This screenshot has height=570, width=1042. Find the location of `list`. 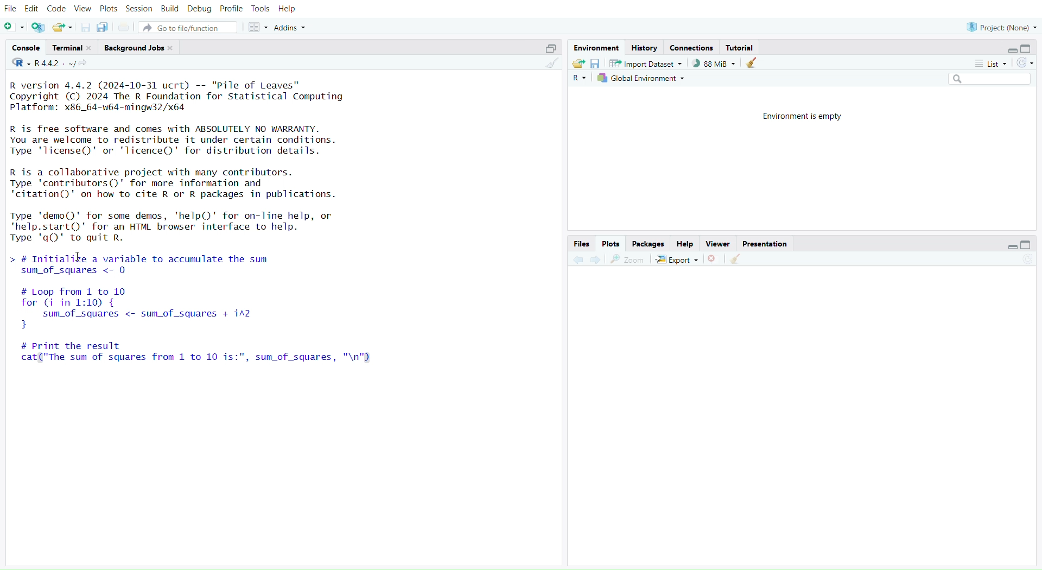

list is located at coordinates (991, 64).